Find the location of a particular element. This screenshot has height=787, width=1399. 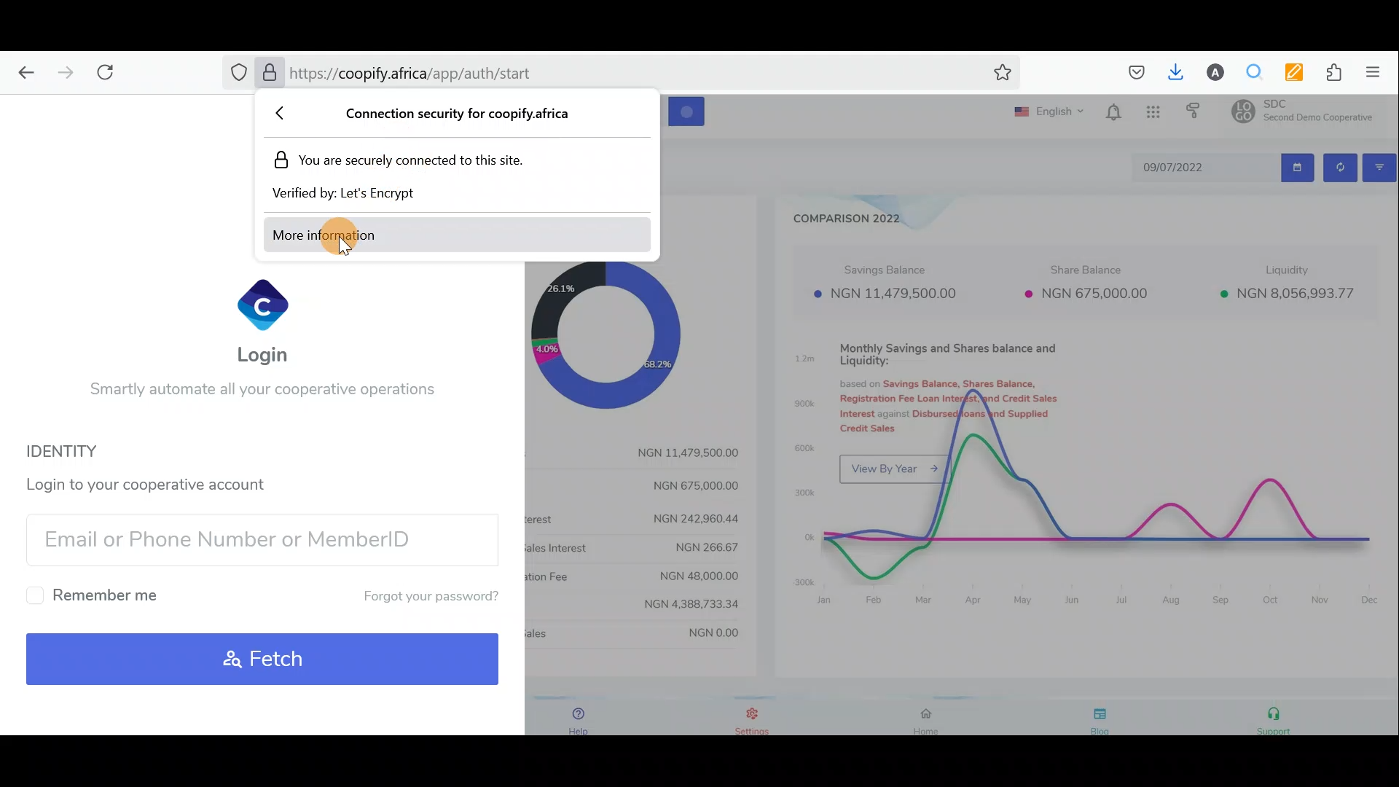

Extension is located at coordinates (1328, 73).